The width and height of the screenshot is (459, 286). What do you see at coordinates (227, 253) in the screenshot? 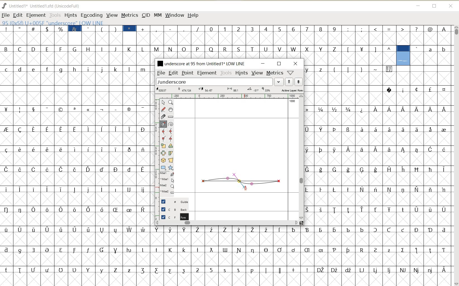
I see `GLYPHY CHARACTERS & NUMBERS` at bounding box center [227, 253].